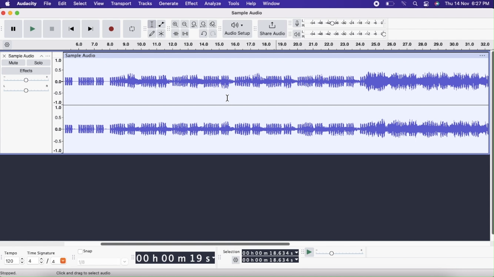 Image resolution: width=494 pixels, height=277 pixels. Describe the element at coordinates (32, 29) in the screenshot. I see `Play` at that location.